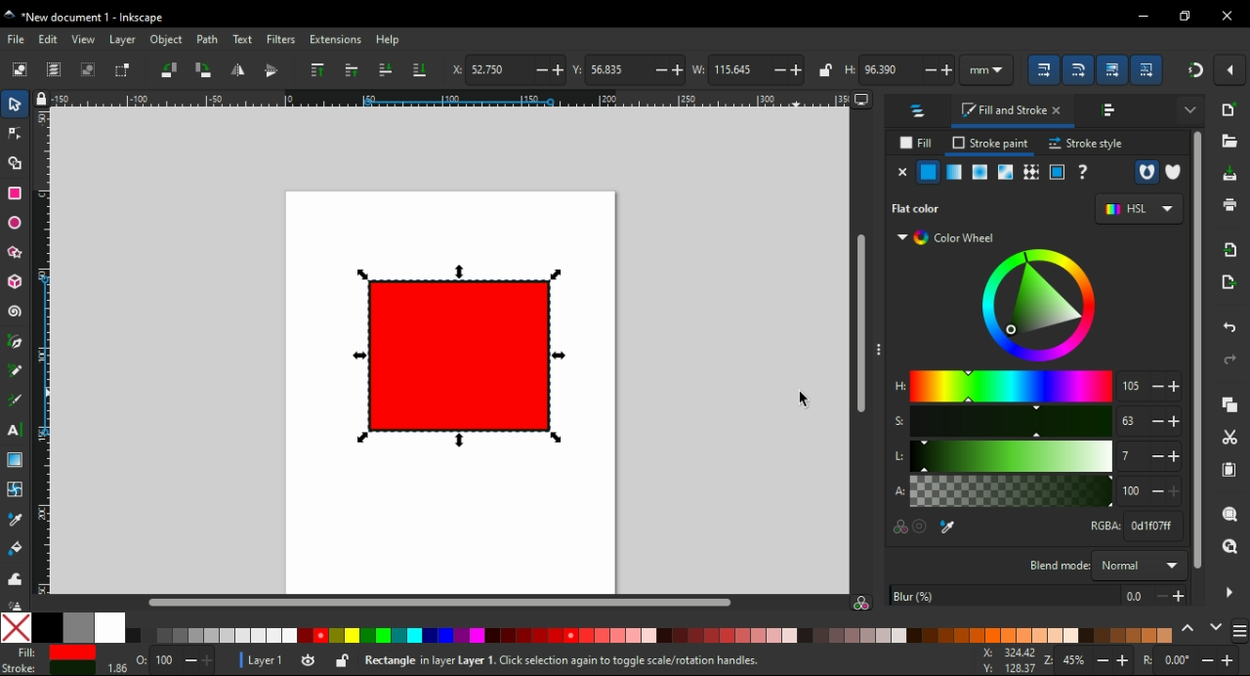 Image resolution: width=1250 pixels, height=676 pixels. What do you see at coordinates (1176, 659) in the screenshot?
I see `0` at bounding box center [1176, 659].